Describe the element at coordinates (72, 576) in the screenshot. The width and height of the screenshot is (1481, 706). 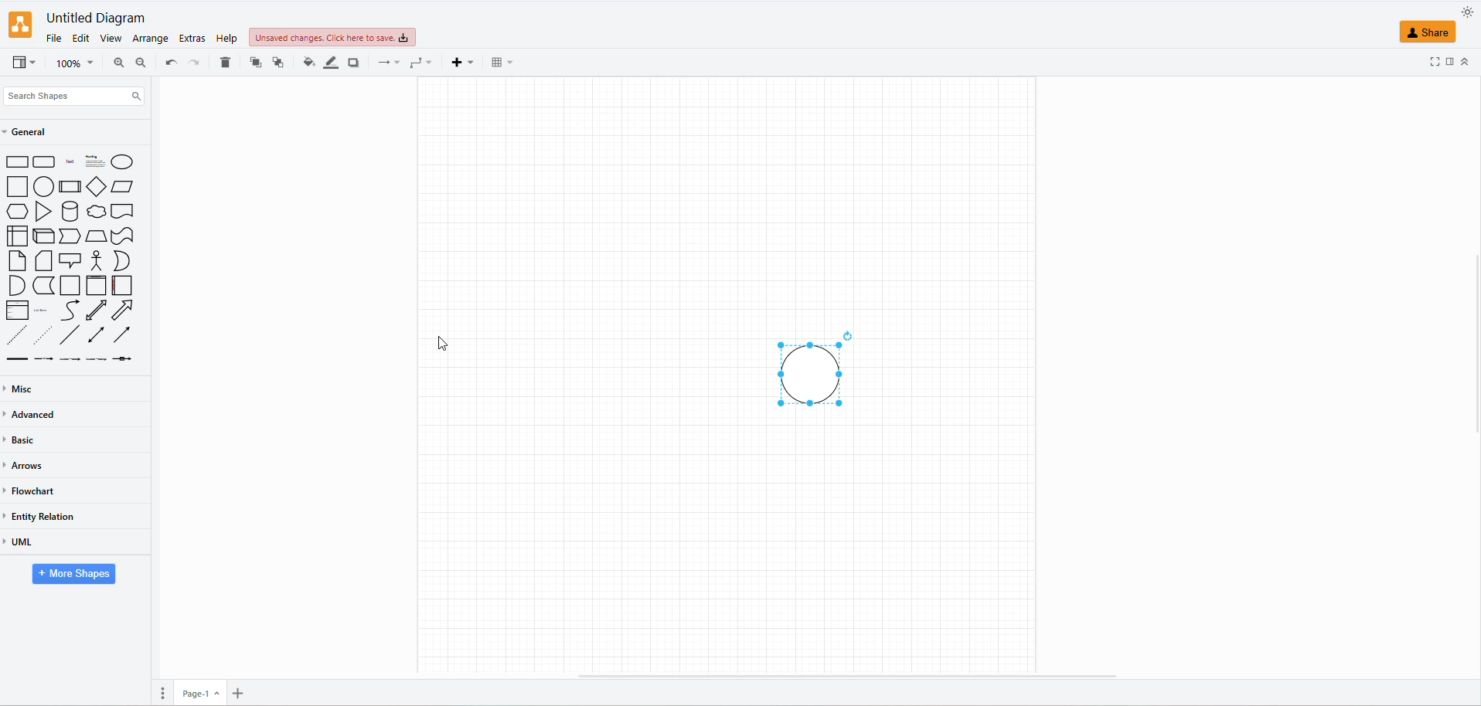
I see `MORE SHAPES` at that location.